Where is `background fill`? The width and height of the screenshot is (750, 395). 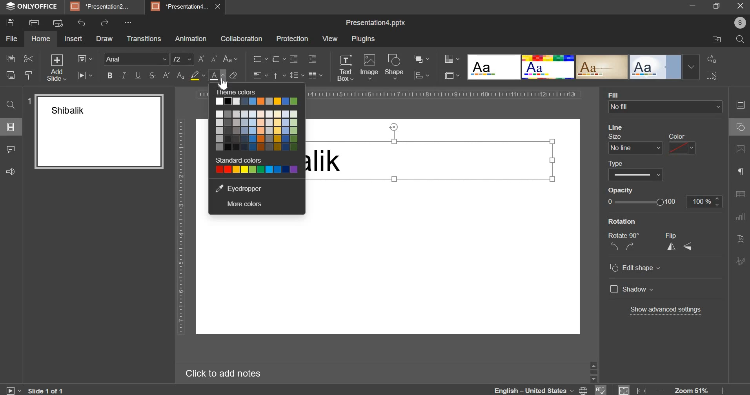 background fill is located at coordinates (666, 102).